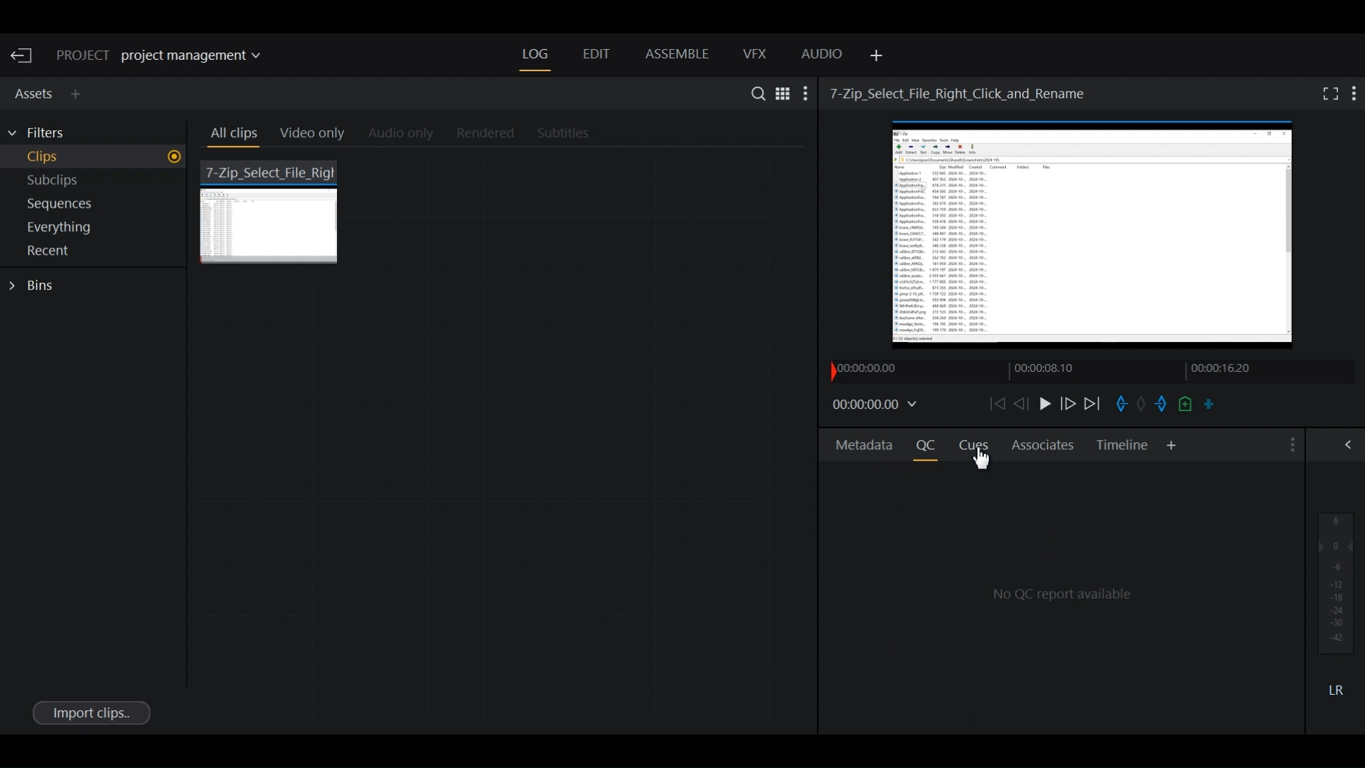 The width and height of the screenshot is (1365, 768). Describe the element at coordinates (232, 136) in the screenshot. I see `All clips` at that location.